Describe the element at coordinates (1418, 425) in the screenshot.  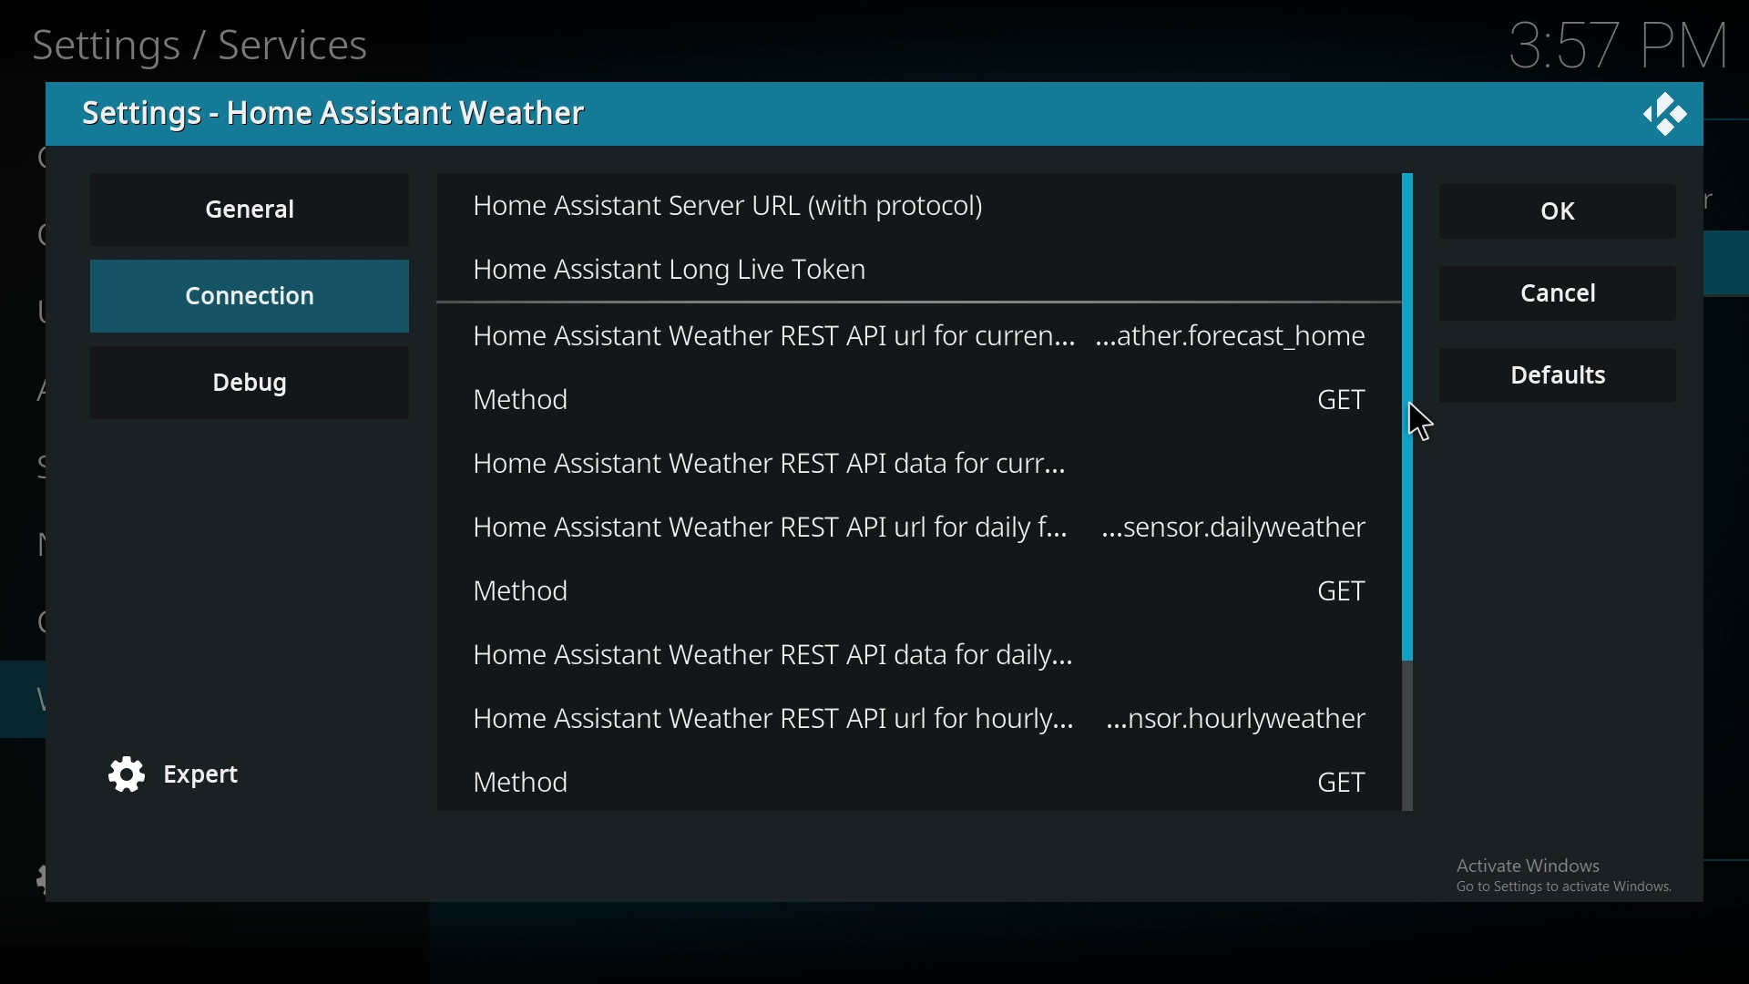
I see `cursor` at that location.